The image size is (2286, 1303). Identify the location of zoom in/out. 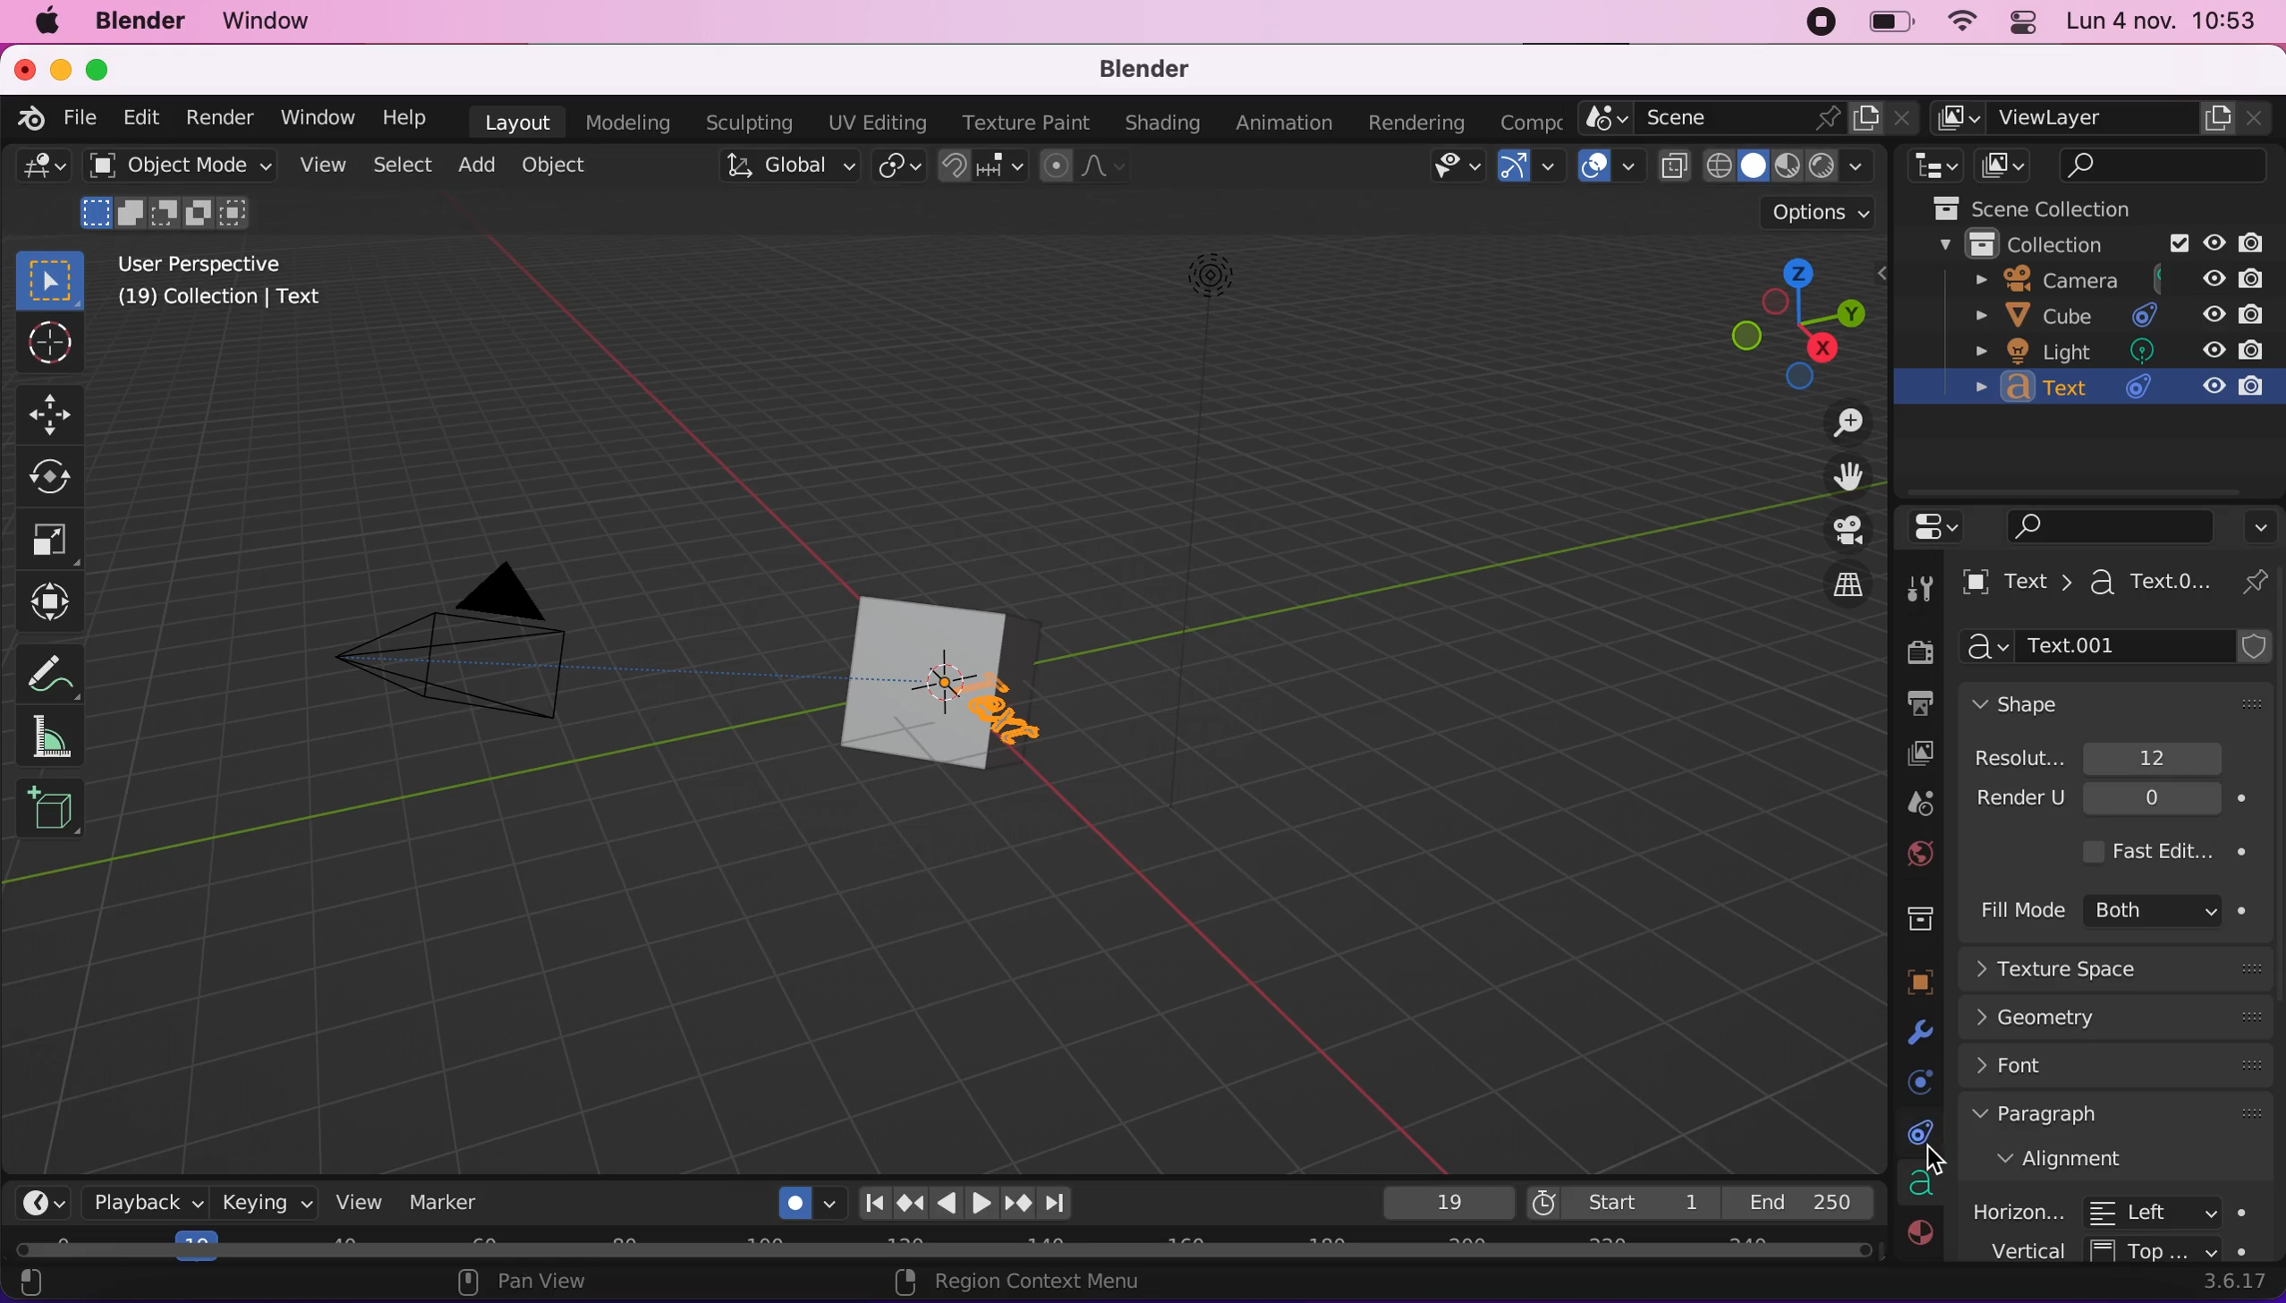
(1841, 428).